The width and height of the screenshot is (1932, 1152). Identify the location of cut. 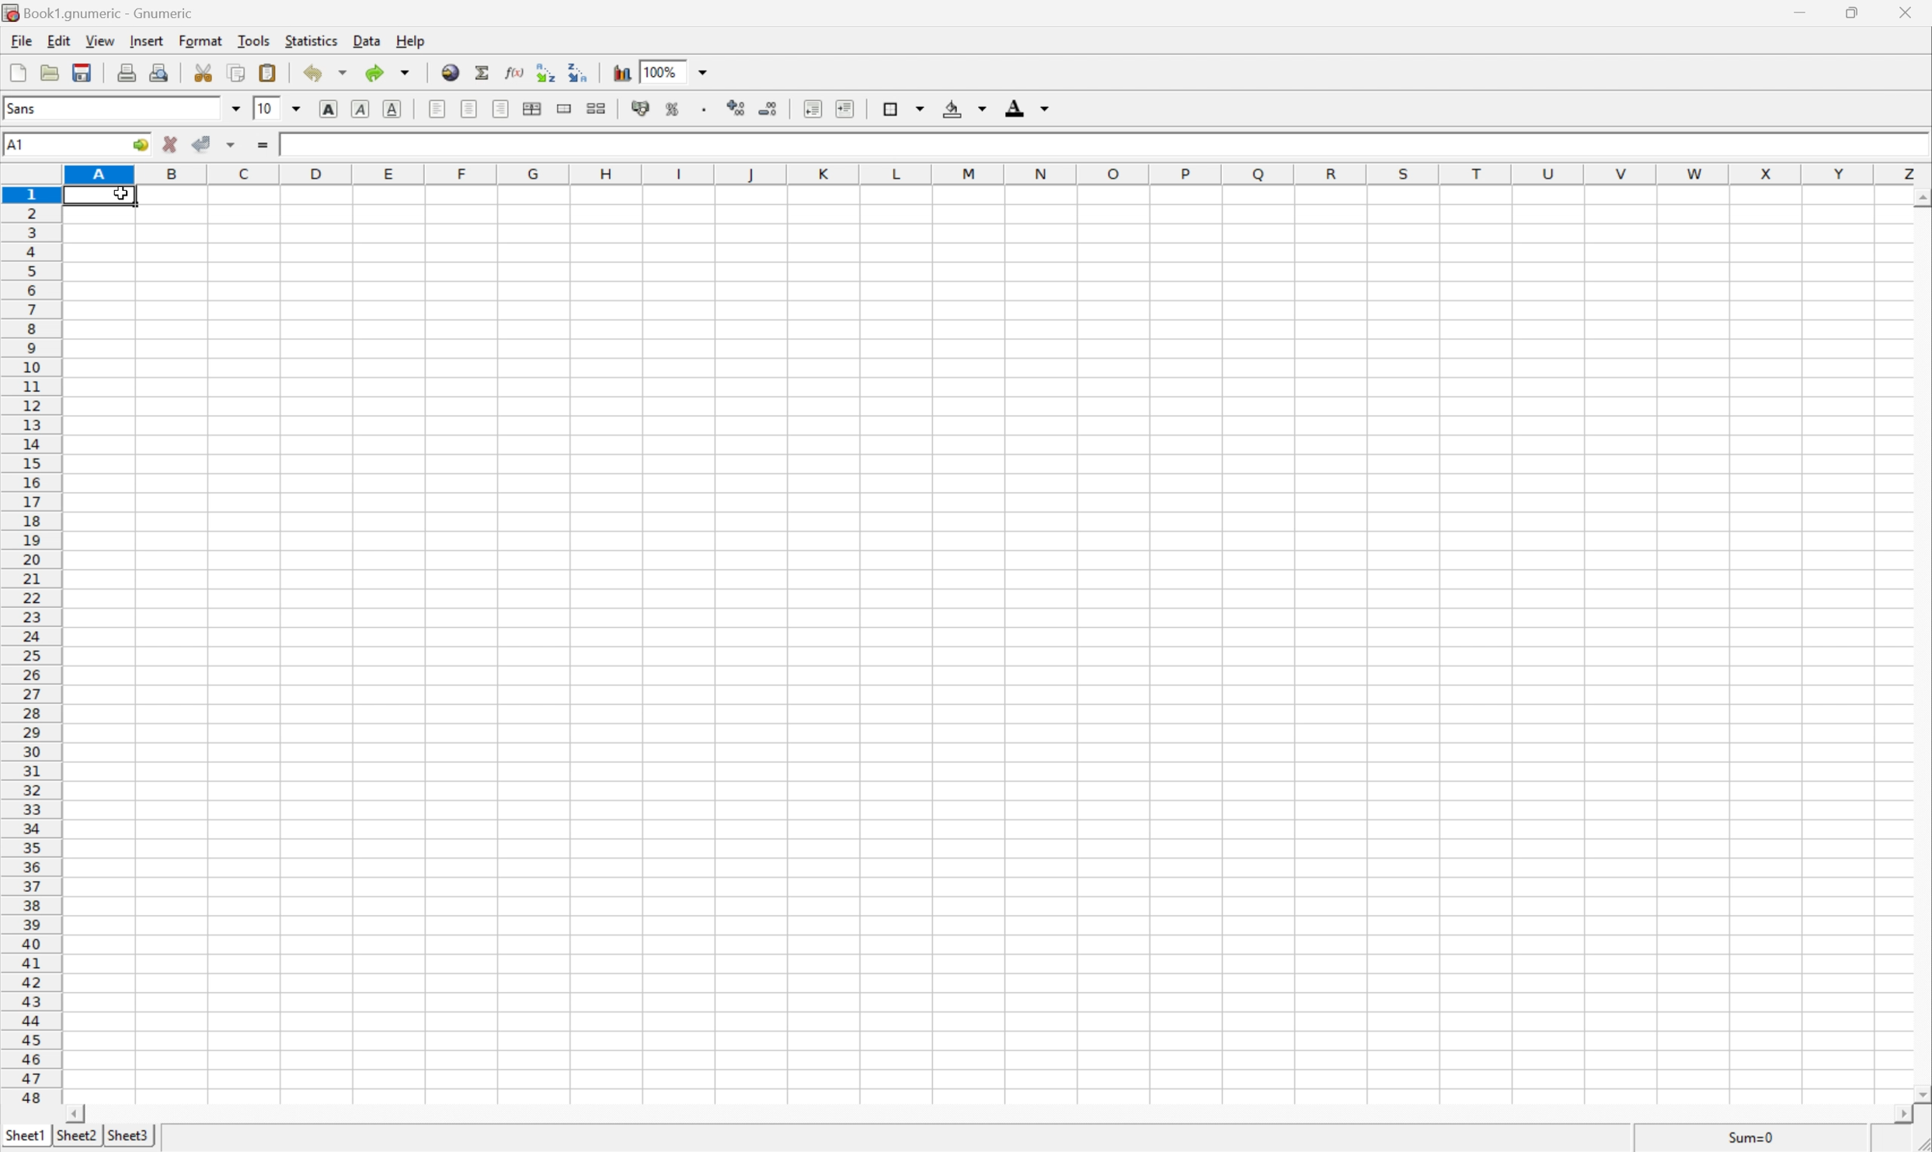
(204, 72).